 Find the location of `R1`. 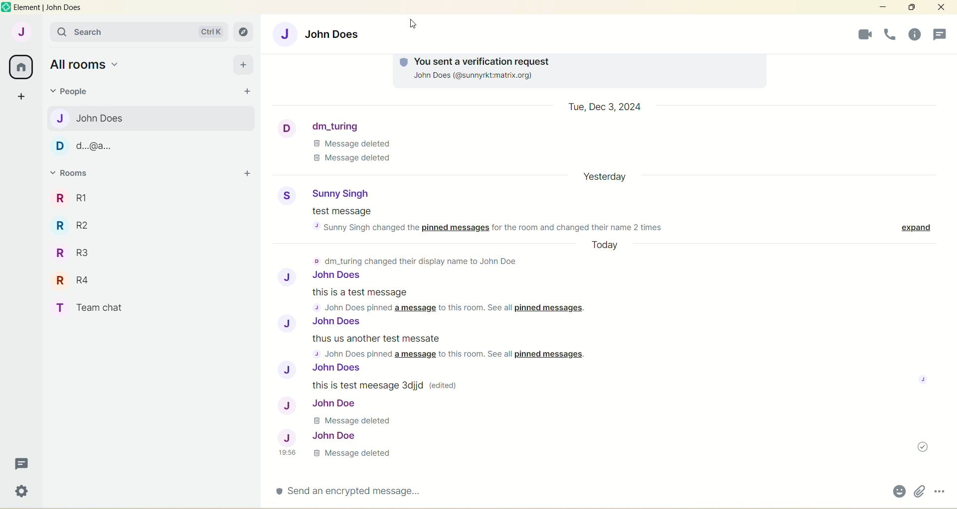

R1 is located at coordinates (86, 195).